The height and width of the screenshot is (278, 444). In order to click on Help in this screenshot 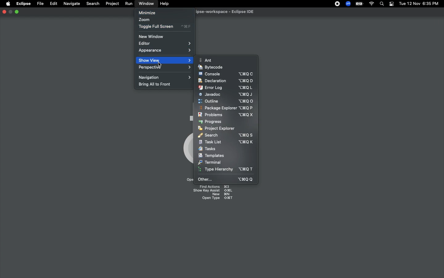, I will do `click(165, 4)`.